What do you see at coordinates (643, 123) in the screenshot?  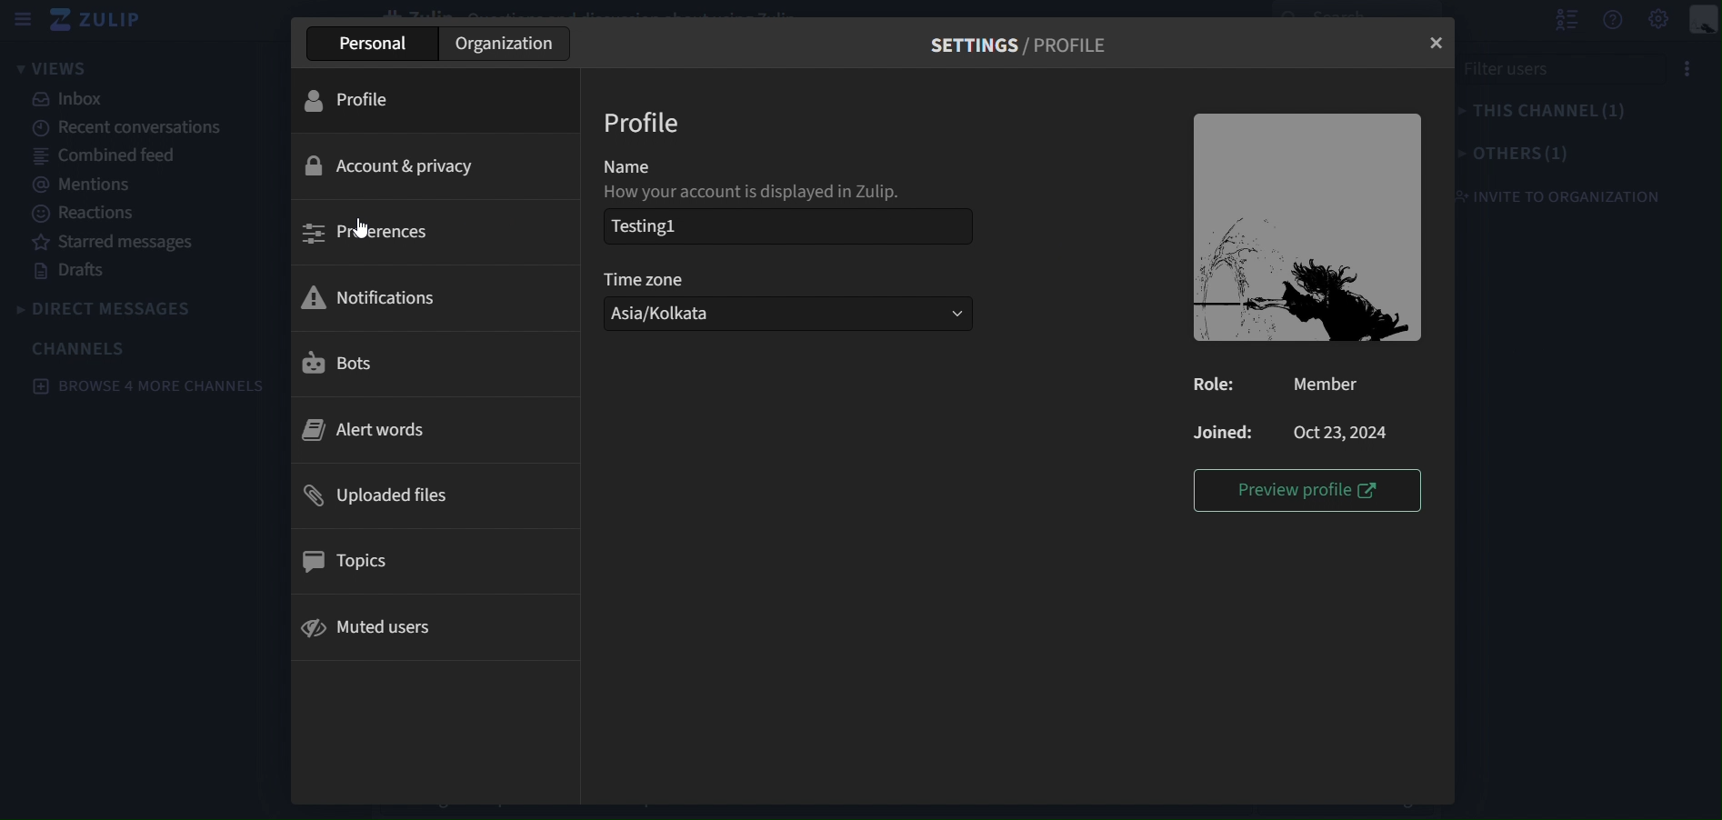 I see `profile` at bounding box center [643, 123].